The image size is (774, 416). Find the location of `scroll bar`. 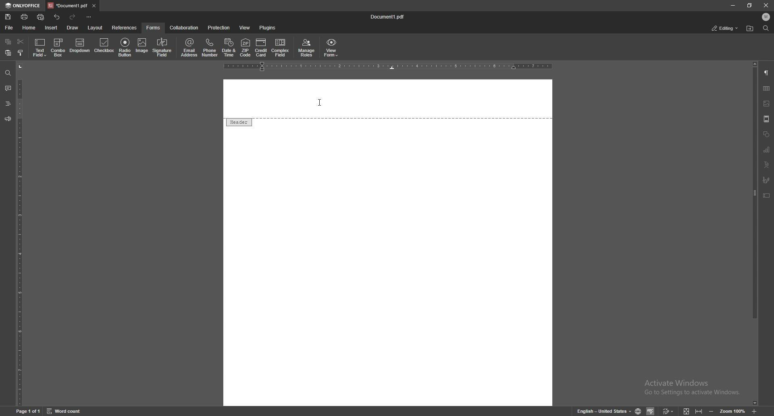

scroll bar is located at coordinates (755, 233).